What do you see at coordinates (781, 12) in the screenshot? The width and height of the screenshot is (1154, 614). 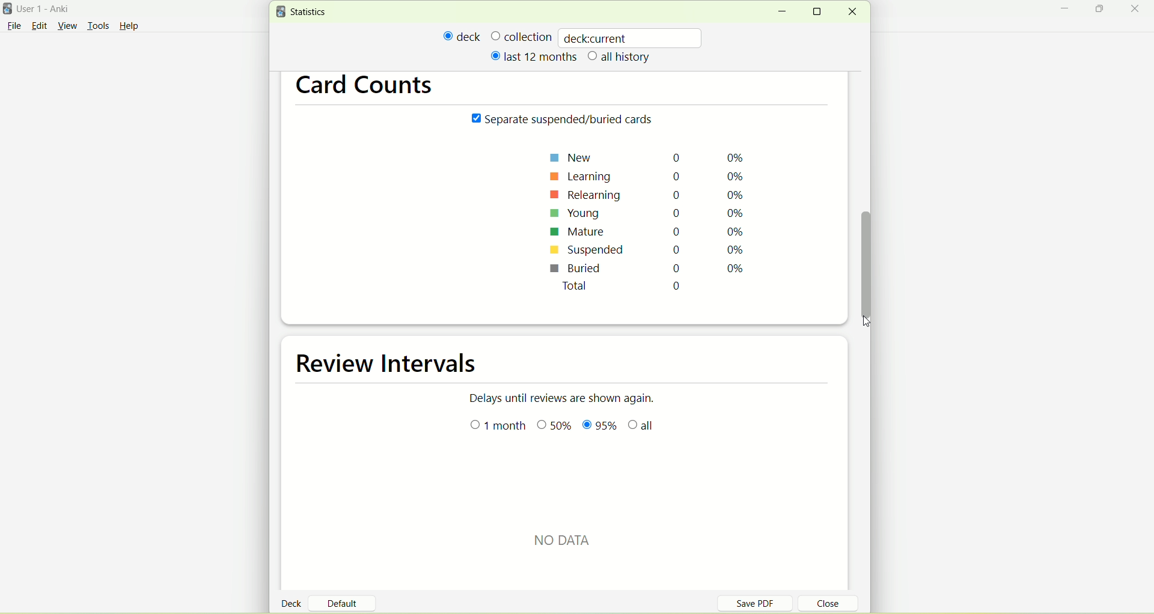 I see `minimize` at bounding box center [781, 12].